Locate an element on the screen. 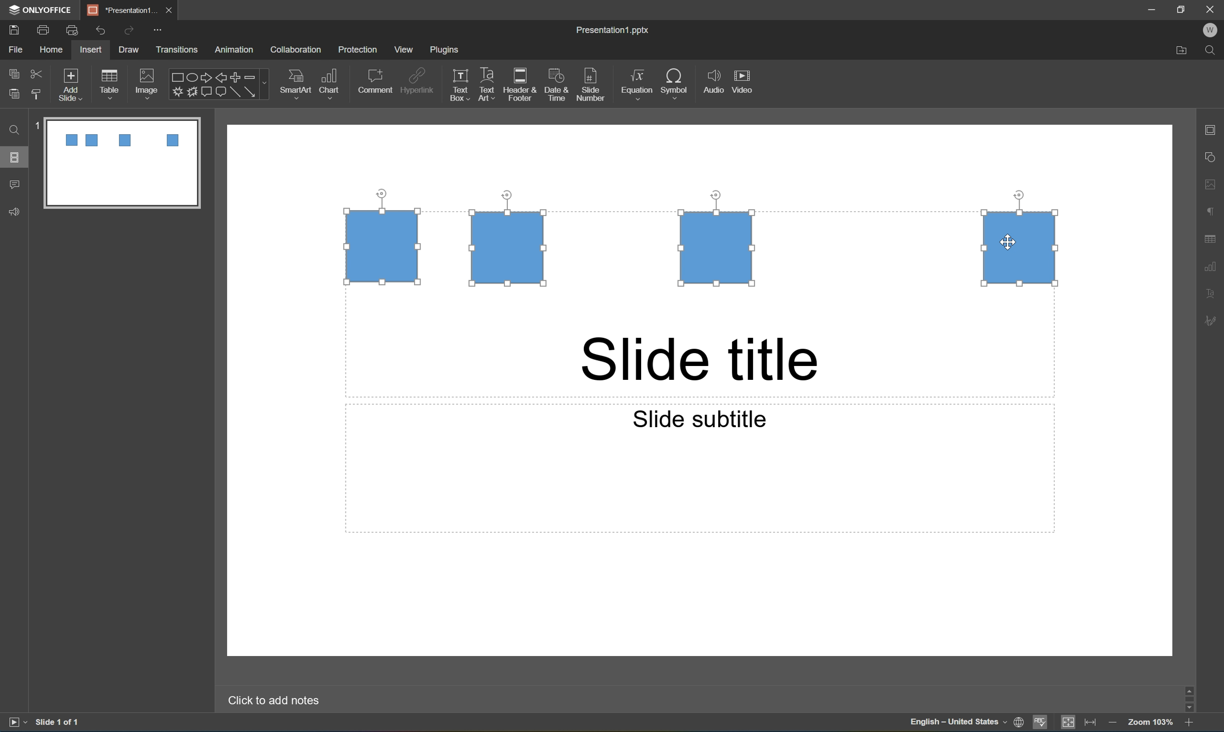  paragraph settings is located at coordinates (1214, 211).